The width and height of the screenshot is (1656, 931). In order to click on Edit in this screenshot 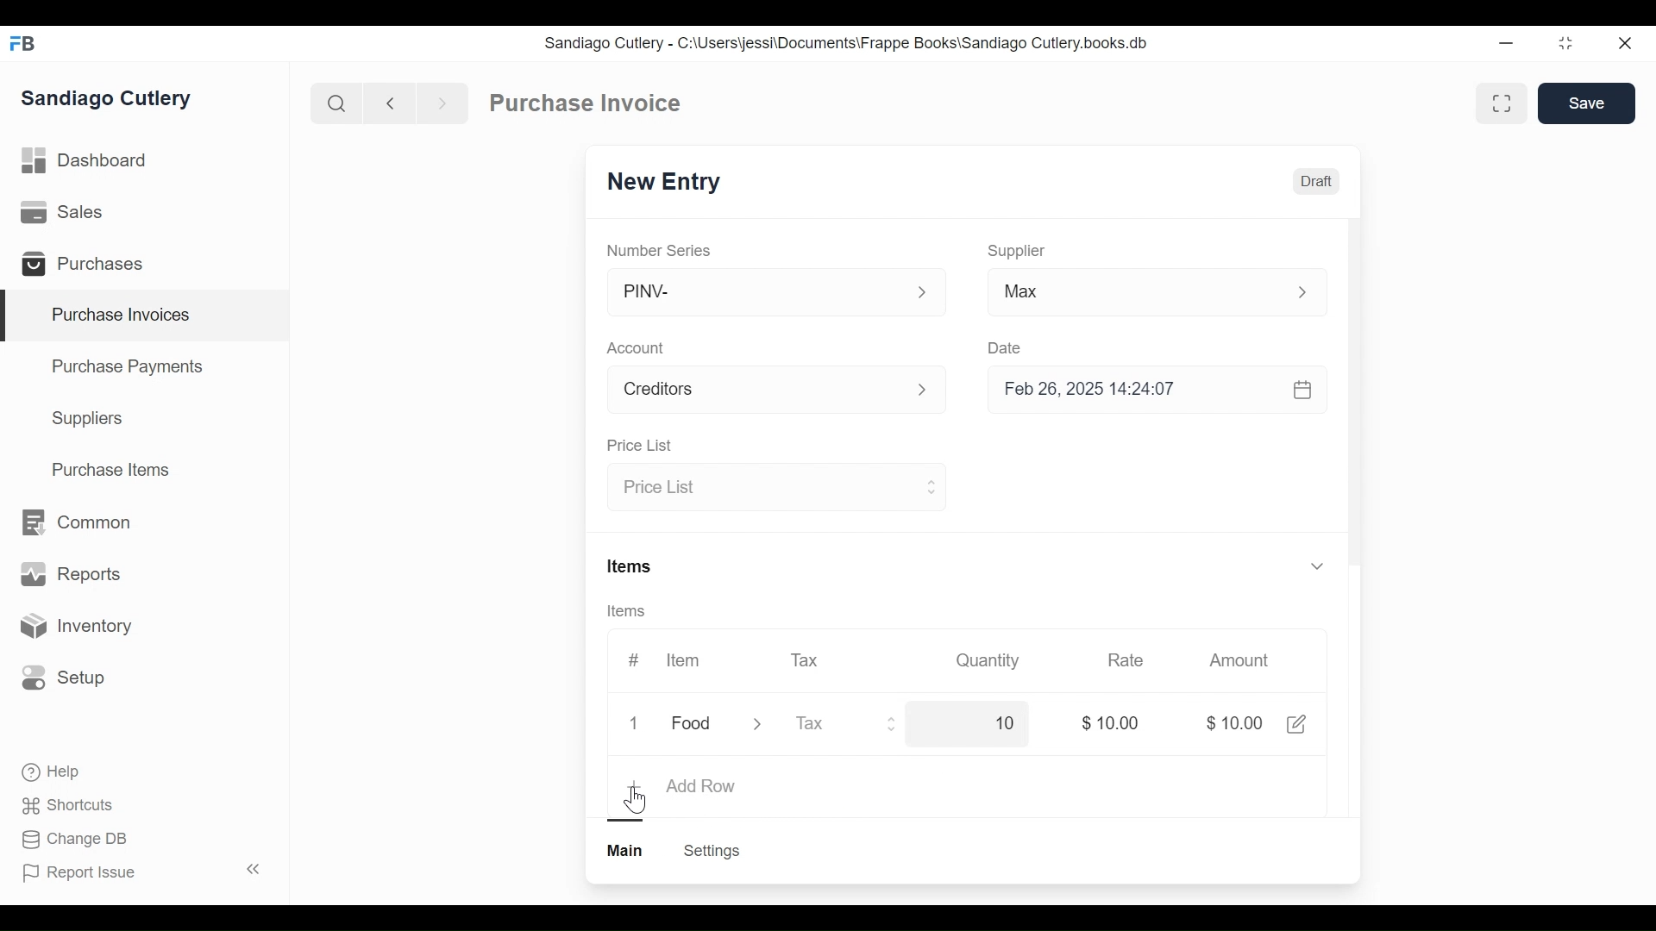, I will do `click(1295, 723)`.